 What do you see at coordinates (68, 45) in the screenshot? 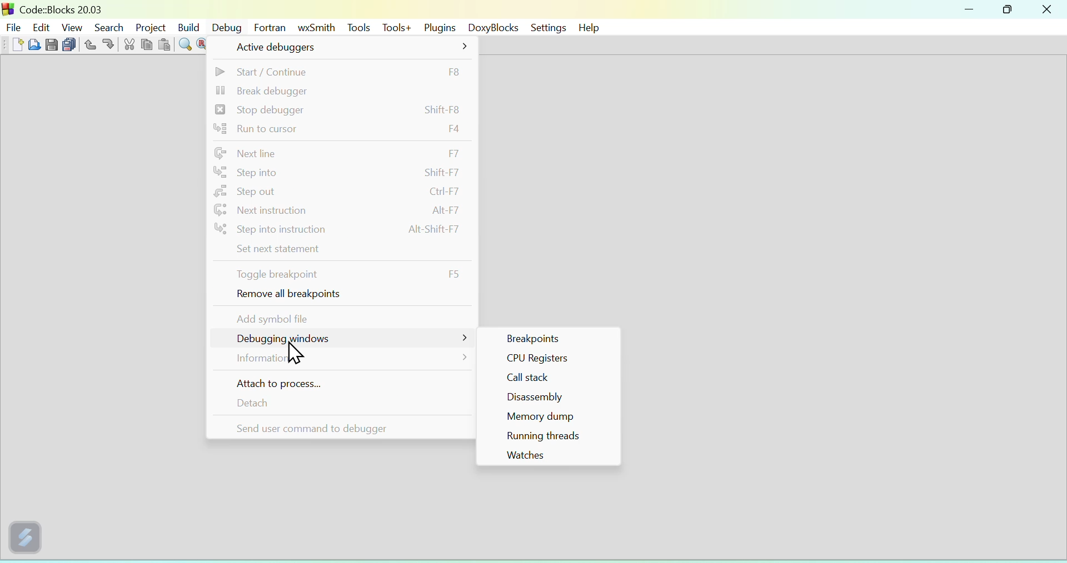
I see `save all` at bounding box center [68, 45].